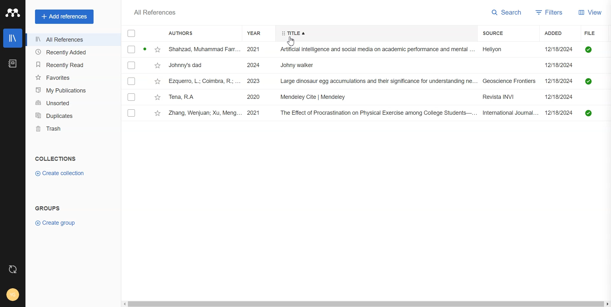 This screenshot has width=611, height=307. I want to click on select entry, so click(131, 81).